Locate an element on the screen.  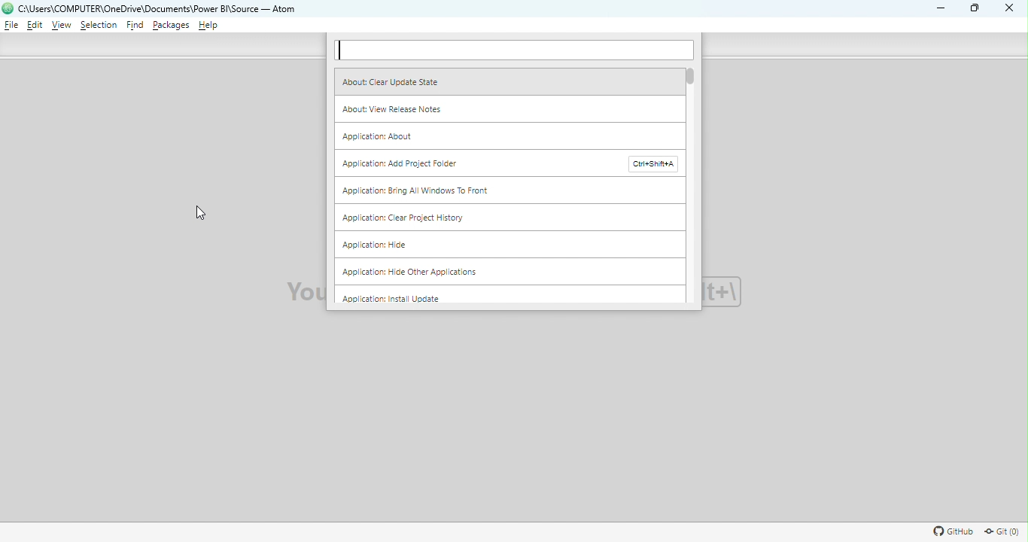
Application: About is located at coordinates (509, 135).